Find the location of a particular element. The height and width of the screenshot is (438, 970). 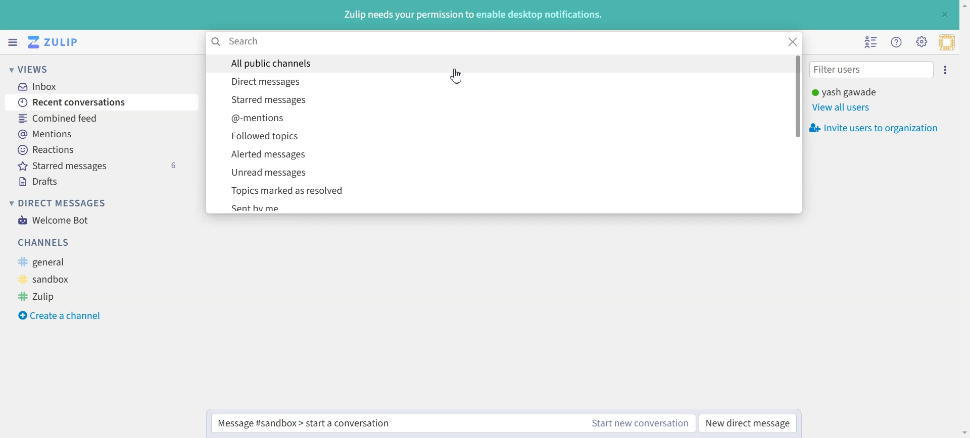

Altered messages is located at coordinates (496, 154).